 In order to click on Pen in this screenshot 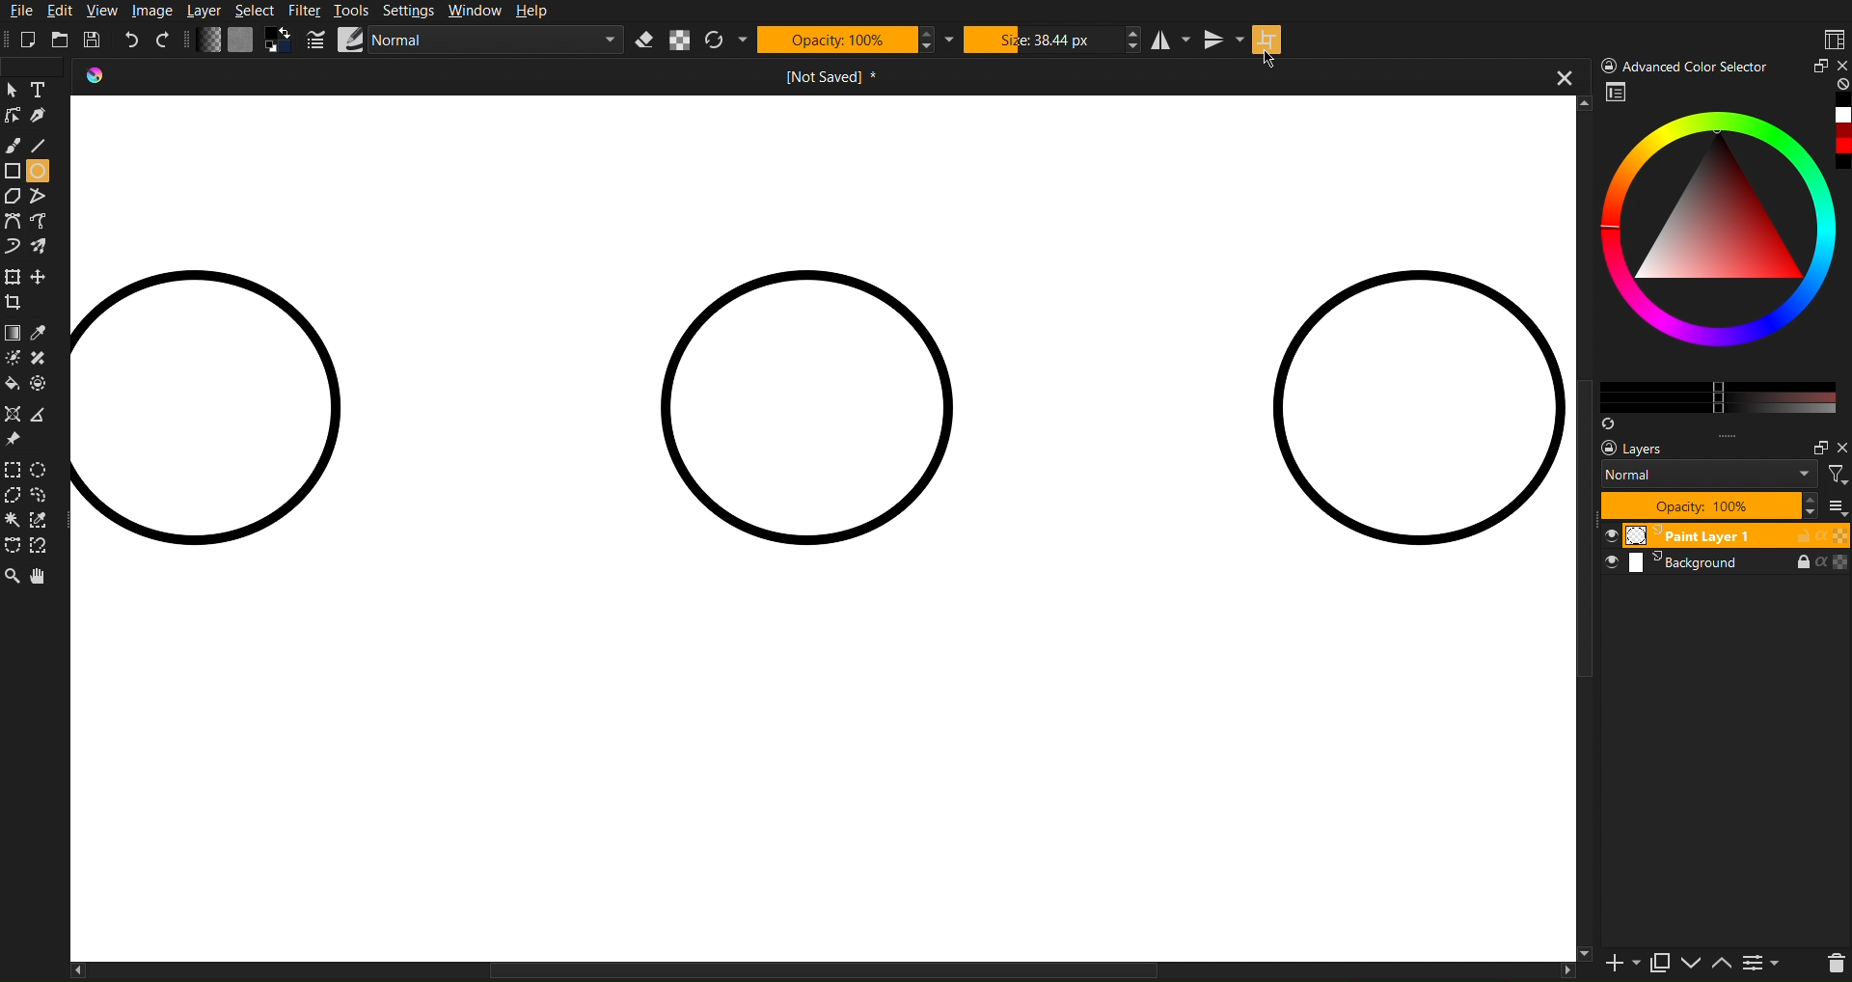, I will do `click(41, 116)`.